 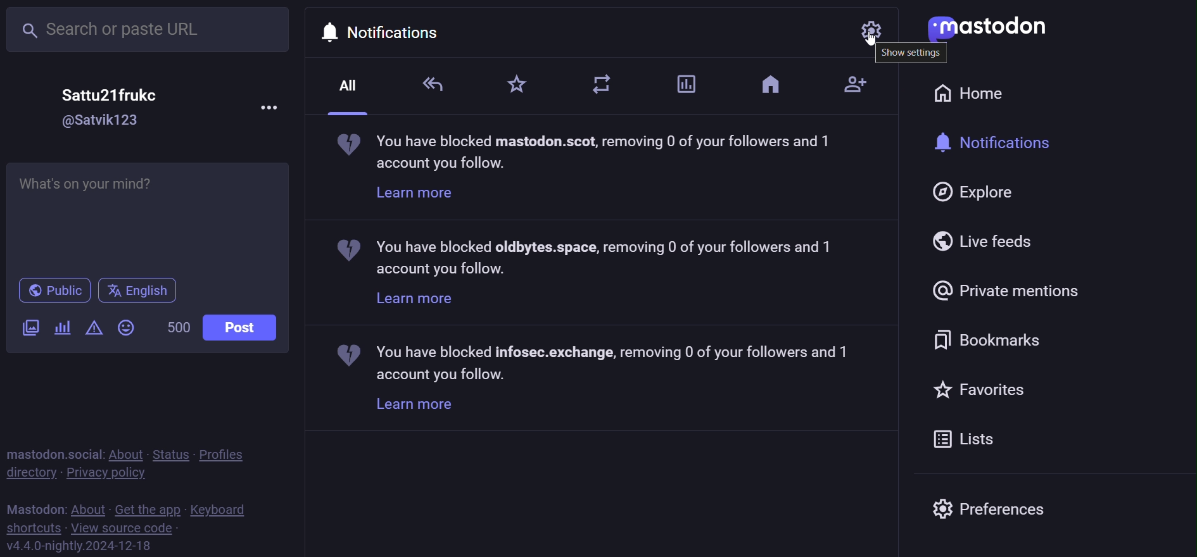 I want to click on show setting, so click(x=913, y=56).